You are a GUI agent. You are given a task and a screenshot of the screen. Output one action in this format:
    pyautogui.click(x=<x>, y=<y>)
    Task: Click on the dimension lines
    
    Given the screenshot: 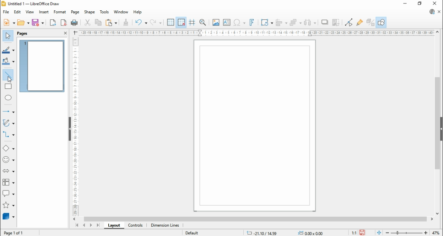 What is the action you would take?
    pyautogui.click(x=165, y=226)
    